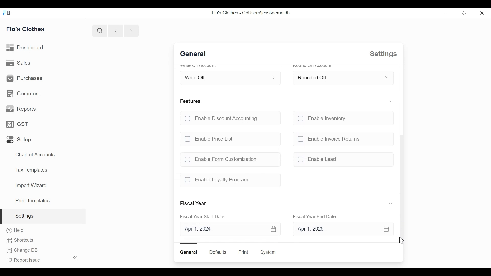  I want to click on General, so click(189, 252).